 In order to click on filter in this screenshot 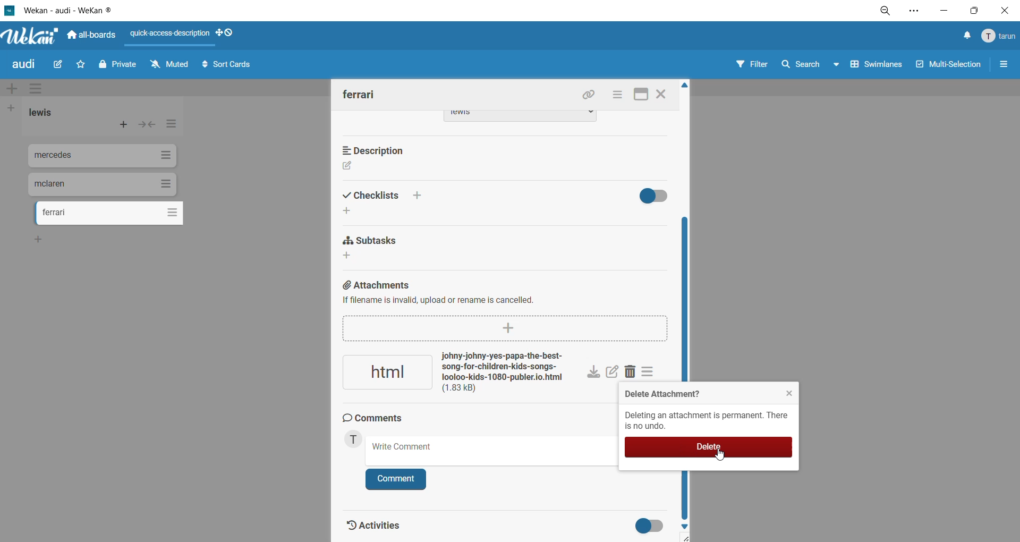, I will do `click(755, 66)`.